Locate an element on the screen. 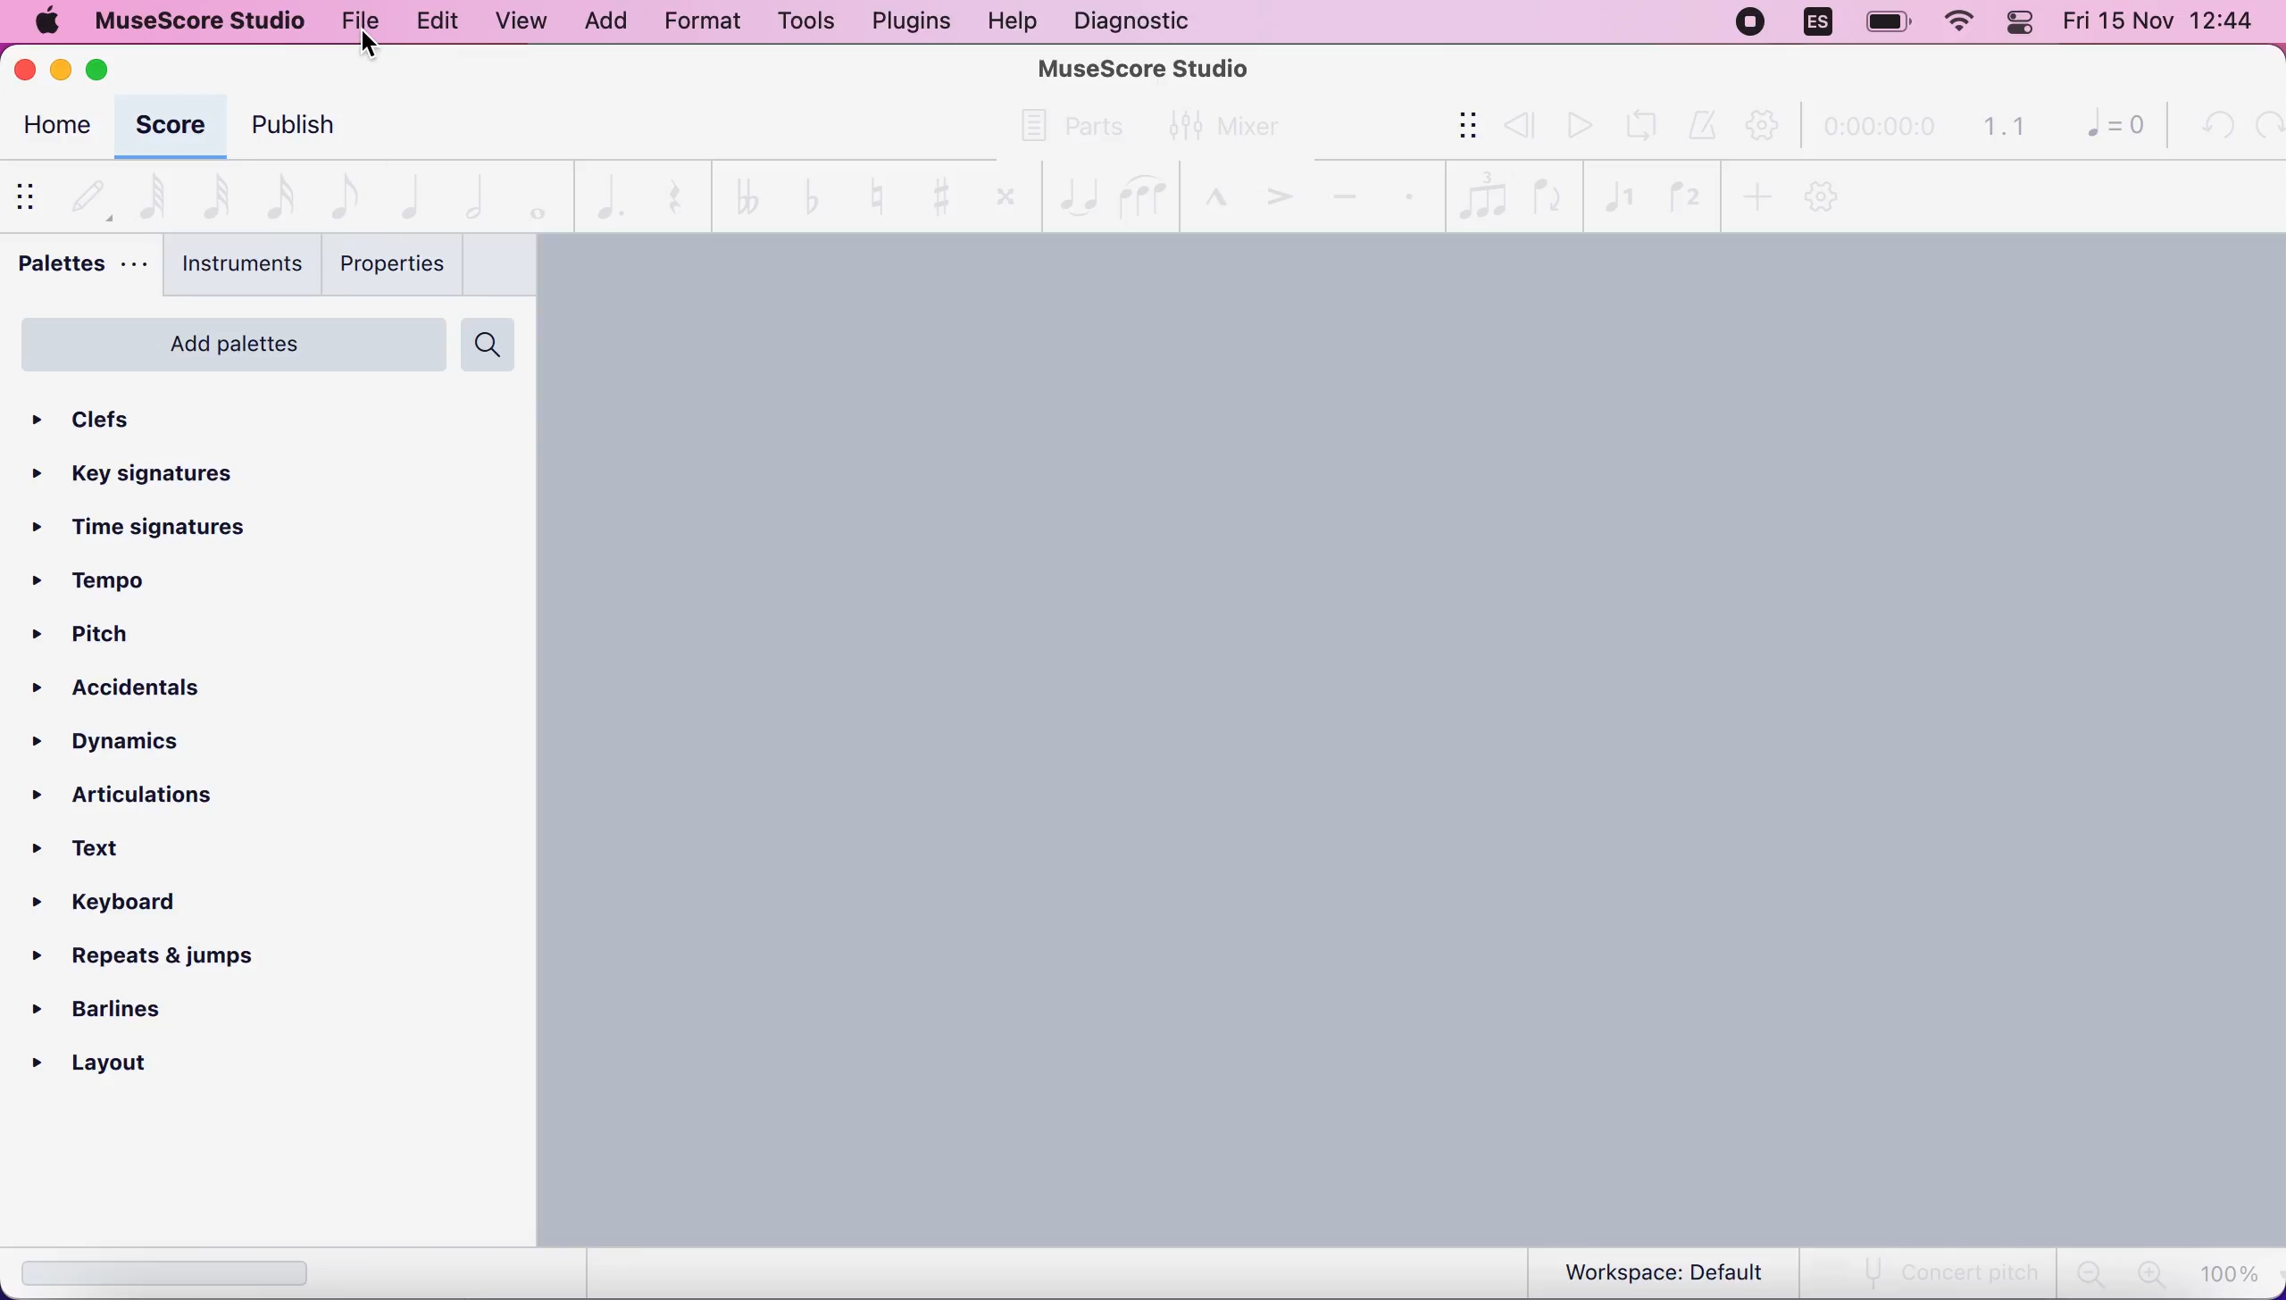 The height and width of the screenshot is (1300, 2286). plugins is located at coordinates (909, 21).